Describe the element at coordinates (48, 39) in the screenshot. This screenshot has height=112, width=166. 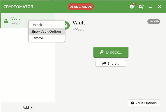
I see `Remove...` at that location.